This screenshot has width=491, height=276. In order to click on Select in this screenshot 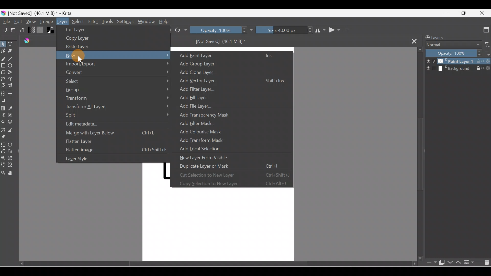, I will do `click(116, 80)`.